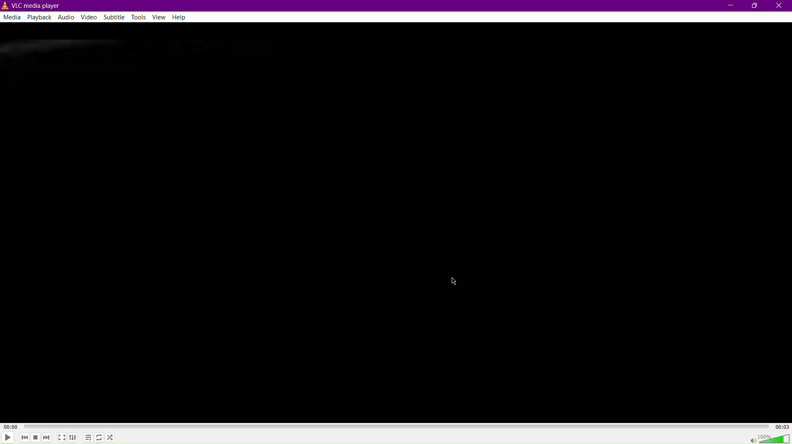 This screenshot has width=792, height=444. Describe the element at coordinates (775, 438) in the screenshot. I see `Volume` at that location.